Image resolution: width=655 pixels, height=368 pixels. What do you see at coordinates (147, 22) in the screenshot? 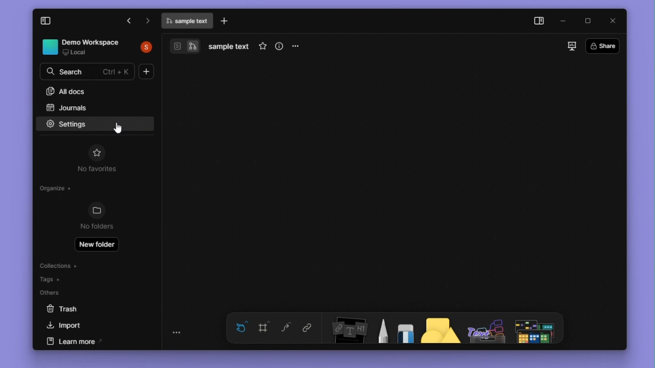
I see `go forward` at bounding box center [147, 22].